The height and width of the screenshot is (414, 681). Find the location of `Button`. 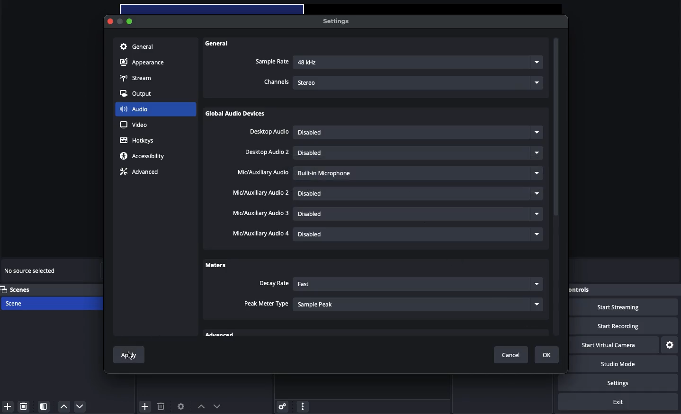

Button is located at coordinates (122, 22).